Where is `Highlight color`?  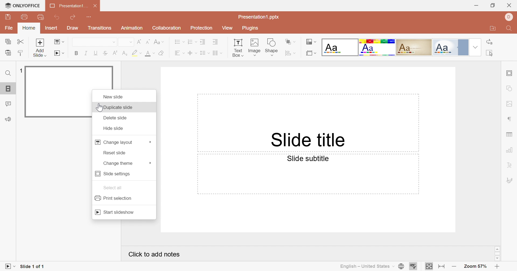
Highlight color is located at coordinates (134, 52).